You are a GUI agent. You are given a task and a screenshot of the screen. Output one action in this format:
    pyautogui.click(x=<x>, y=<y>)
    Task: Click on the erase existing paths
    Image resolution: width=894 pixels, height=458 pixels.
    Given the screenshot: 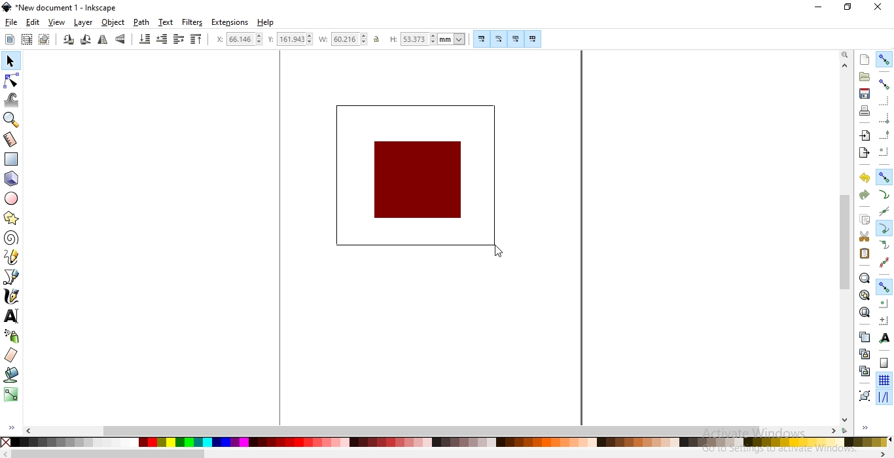 What is the action you would take?
    pyautogui.click(x=11, y=356)
    